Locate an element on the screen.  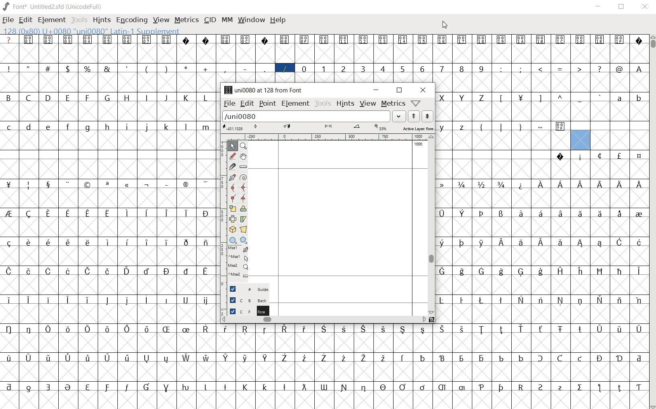
glyph is located at coordinates (29, 389).